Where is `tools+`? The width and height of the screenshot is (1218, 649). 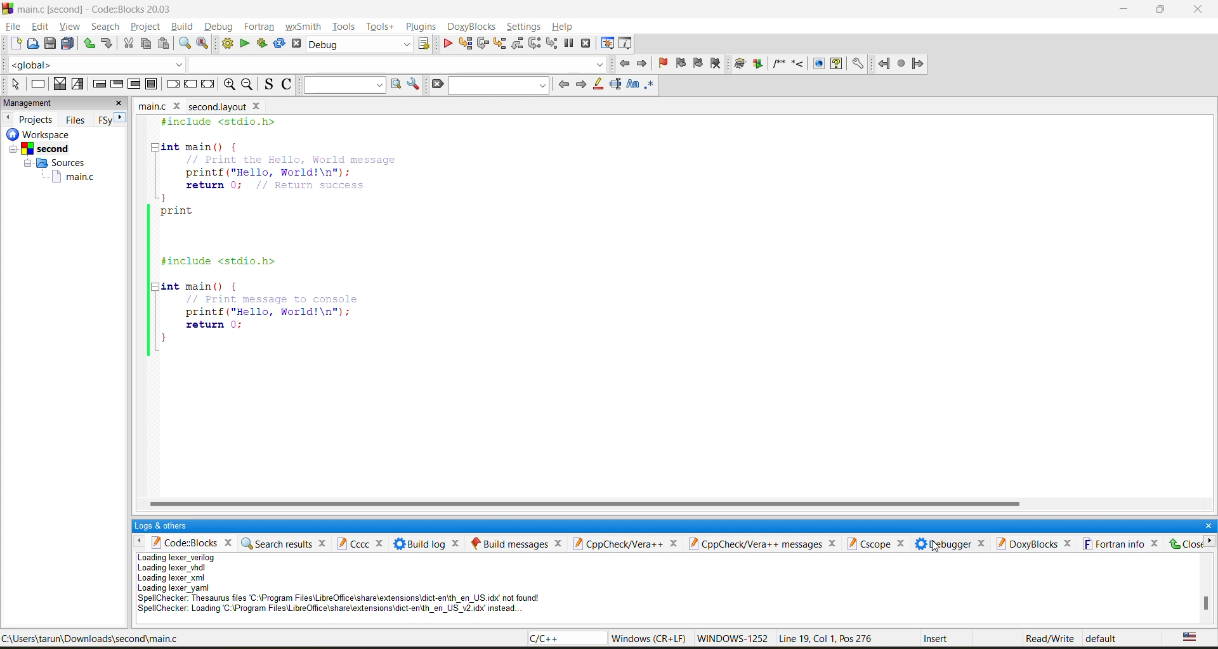
tools+ is located at coordinates (381, 27).